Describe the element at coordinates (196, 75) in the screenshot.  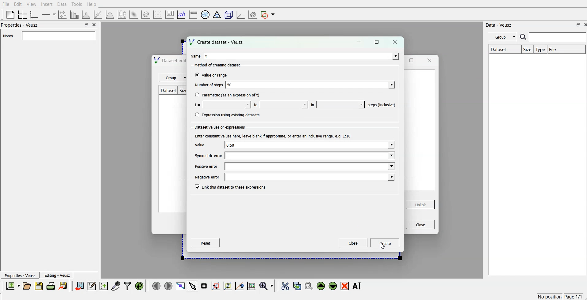
I see `checkbox` at that location.